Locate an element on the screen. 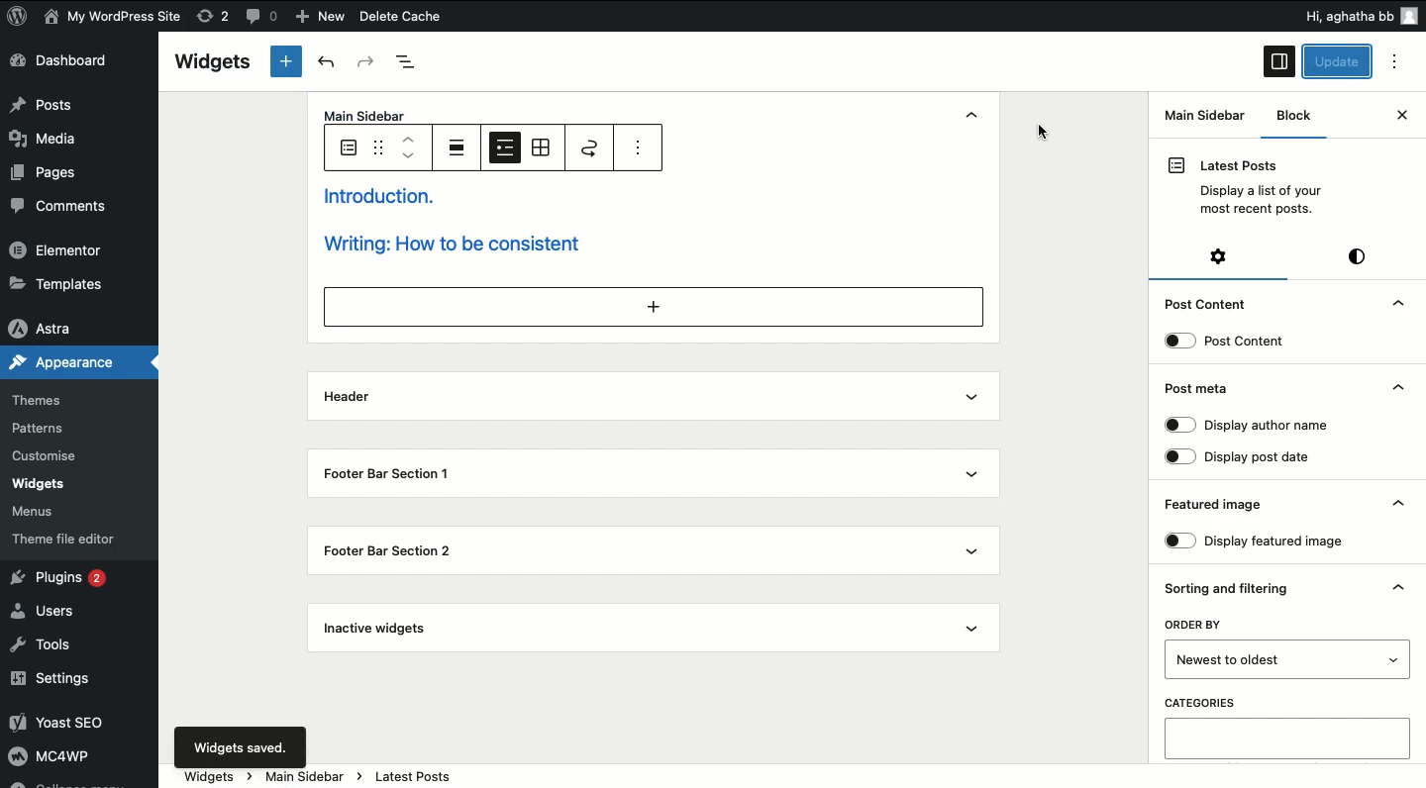 Image resolution: width=1426 pixels, height=788 pixels. Grid view is located at coordinates (544, 147).